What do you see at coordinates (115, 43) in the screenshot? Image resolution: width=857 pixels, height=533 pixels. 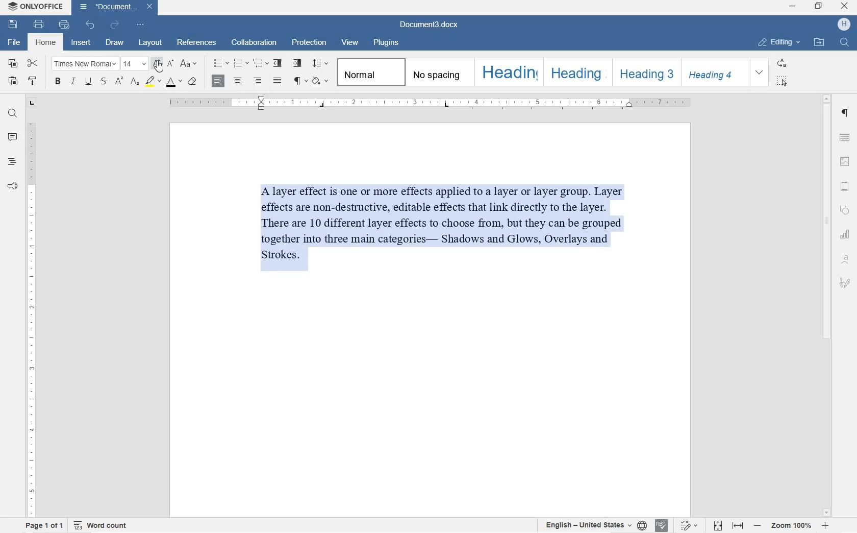 I see `draw` at bounding box center [115, 43].